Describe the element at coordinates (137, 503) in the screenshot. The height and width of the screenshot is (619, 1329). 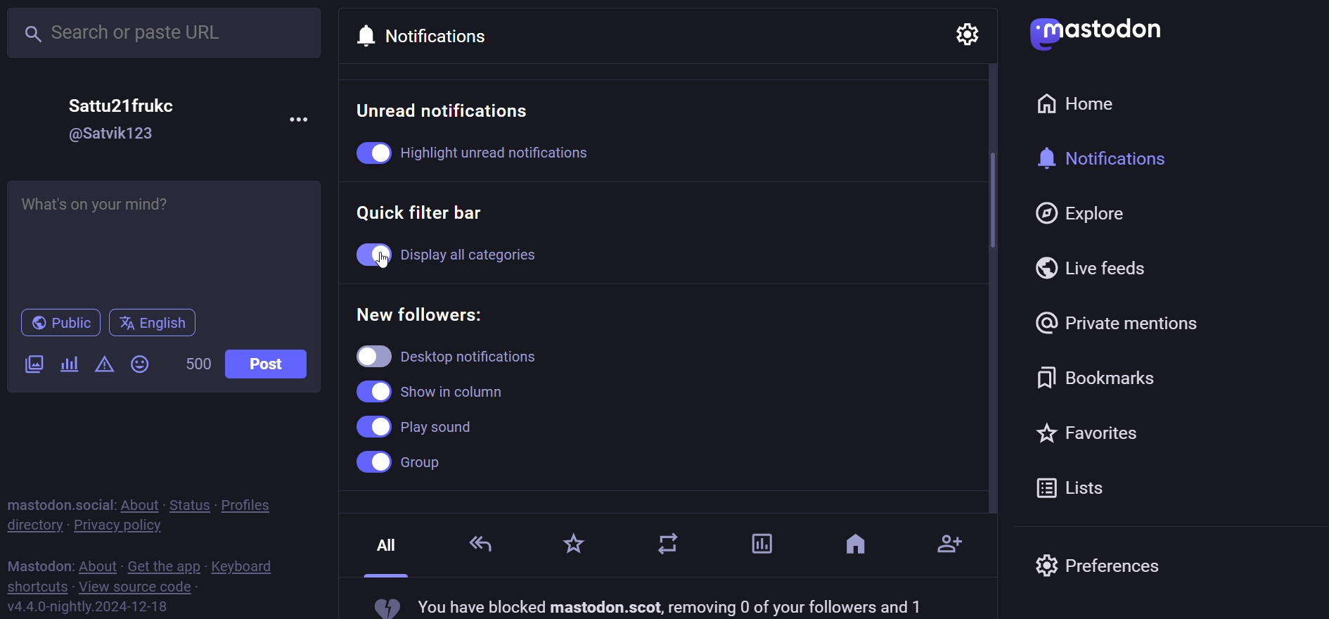
I see `about` at that location.